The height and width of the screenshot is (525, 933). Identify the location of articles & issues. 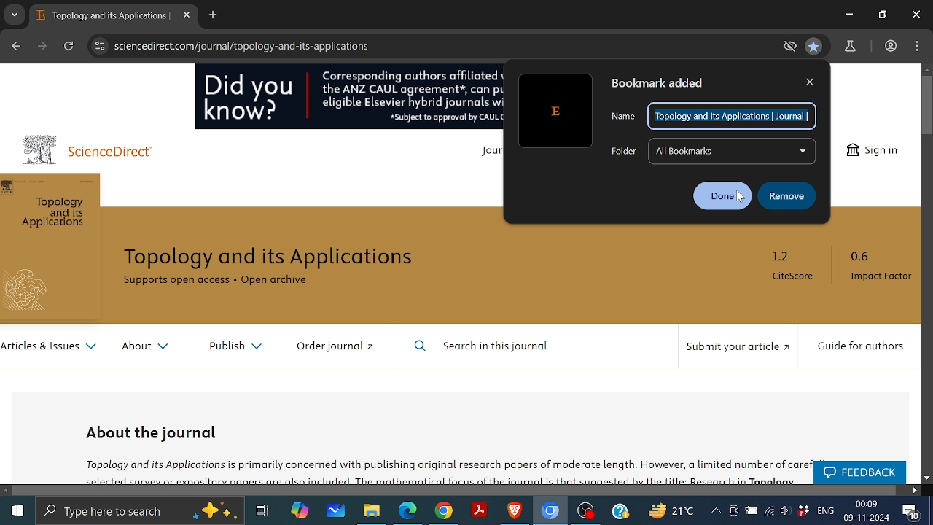
(49, 349).